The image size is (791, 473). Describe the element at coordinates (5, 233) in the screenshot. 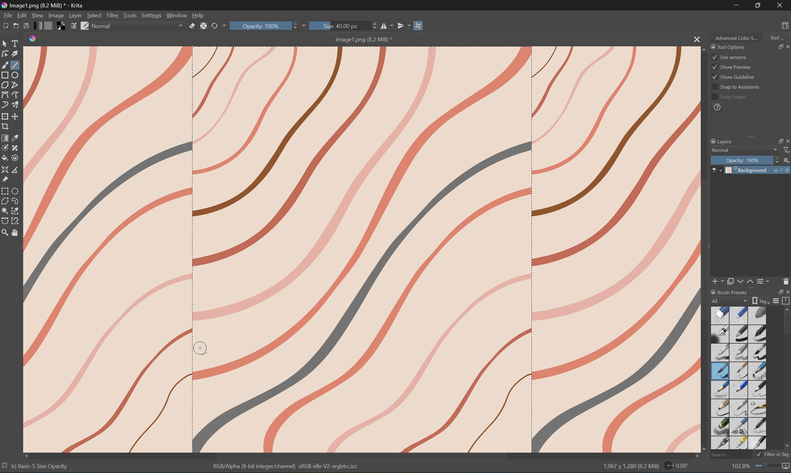

I see `Zoom tool` at that location.